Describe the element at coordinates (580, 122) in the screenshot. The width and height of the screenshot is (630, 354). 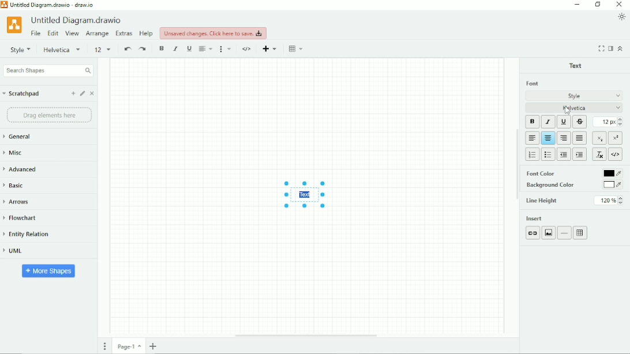
I see `Strikethrough` at that location.